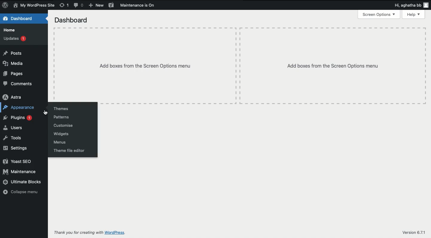 This screenshot has width=431, height=238. What do you see at coordinates (80, 5) in the screenshot?
I see `Comments` at bounding box center [80, 5].